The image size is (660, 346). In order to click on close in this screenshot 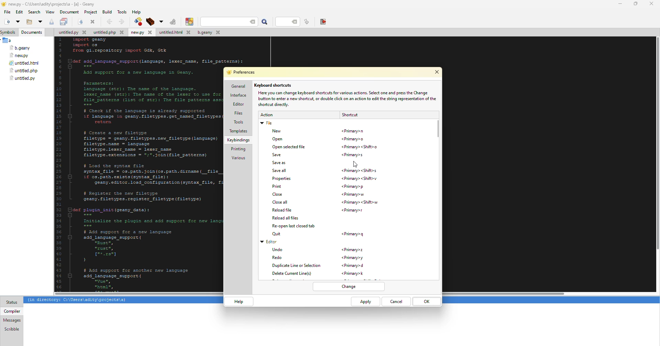, I will do `click(437, 73)`.